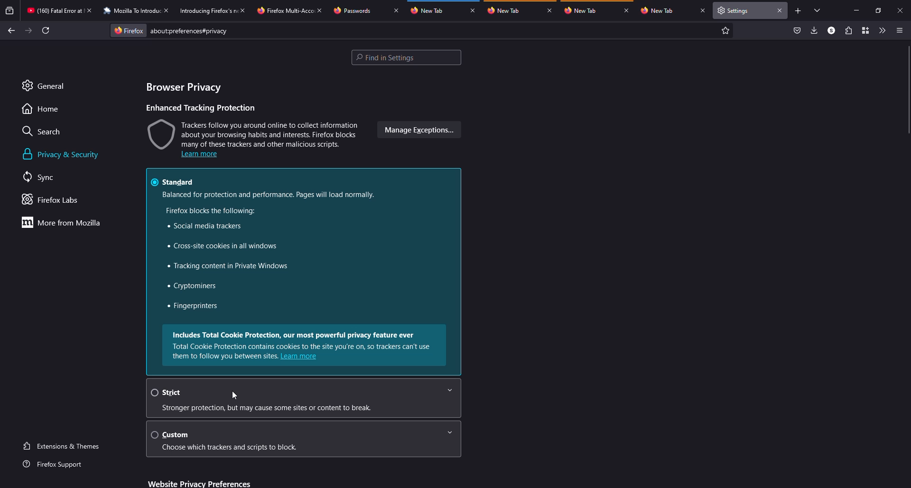  Describe the element at coordinates (200, 155) in the screenshot. I see `learn more` at that location.